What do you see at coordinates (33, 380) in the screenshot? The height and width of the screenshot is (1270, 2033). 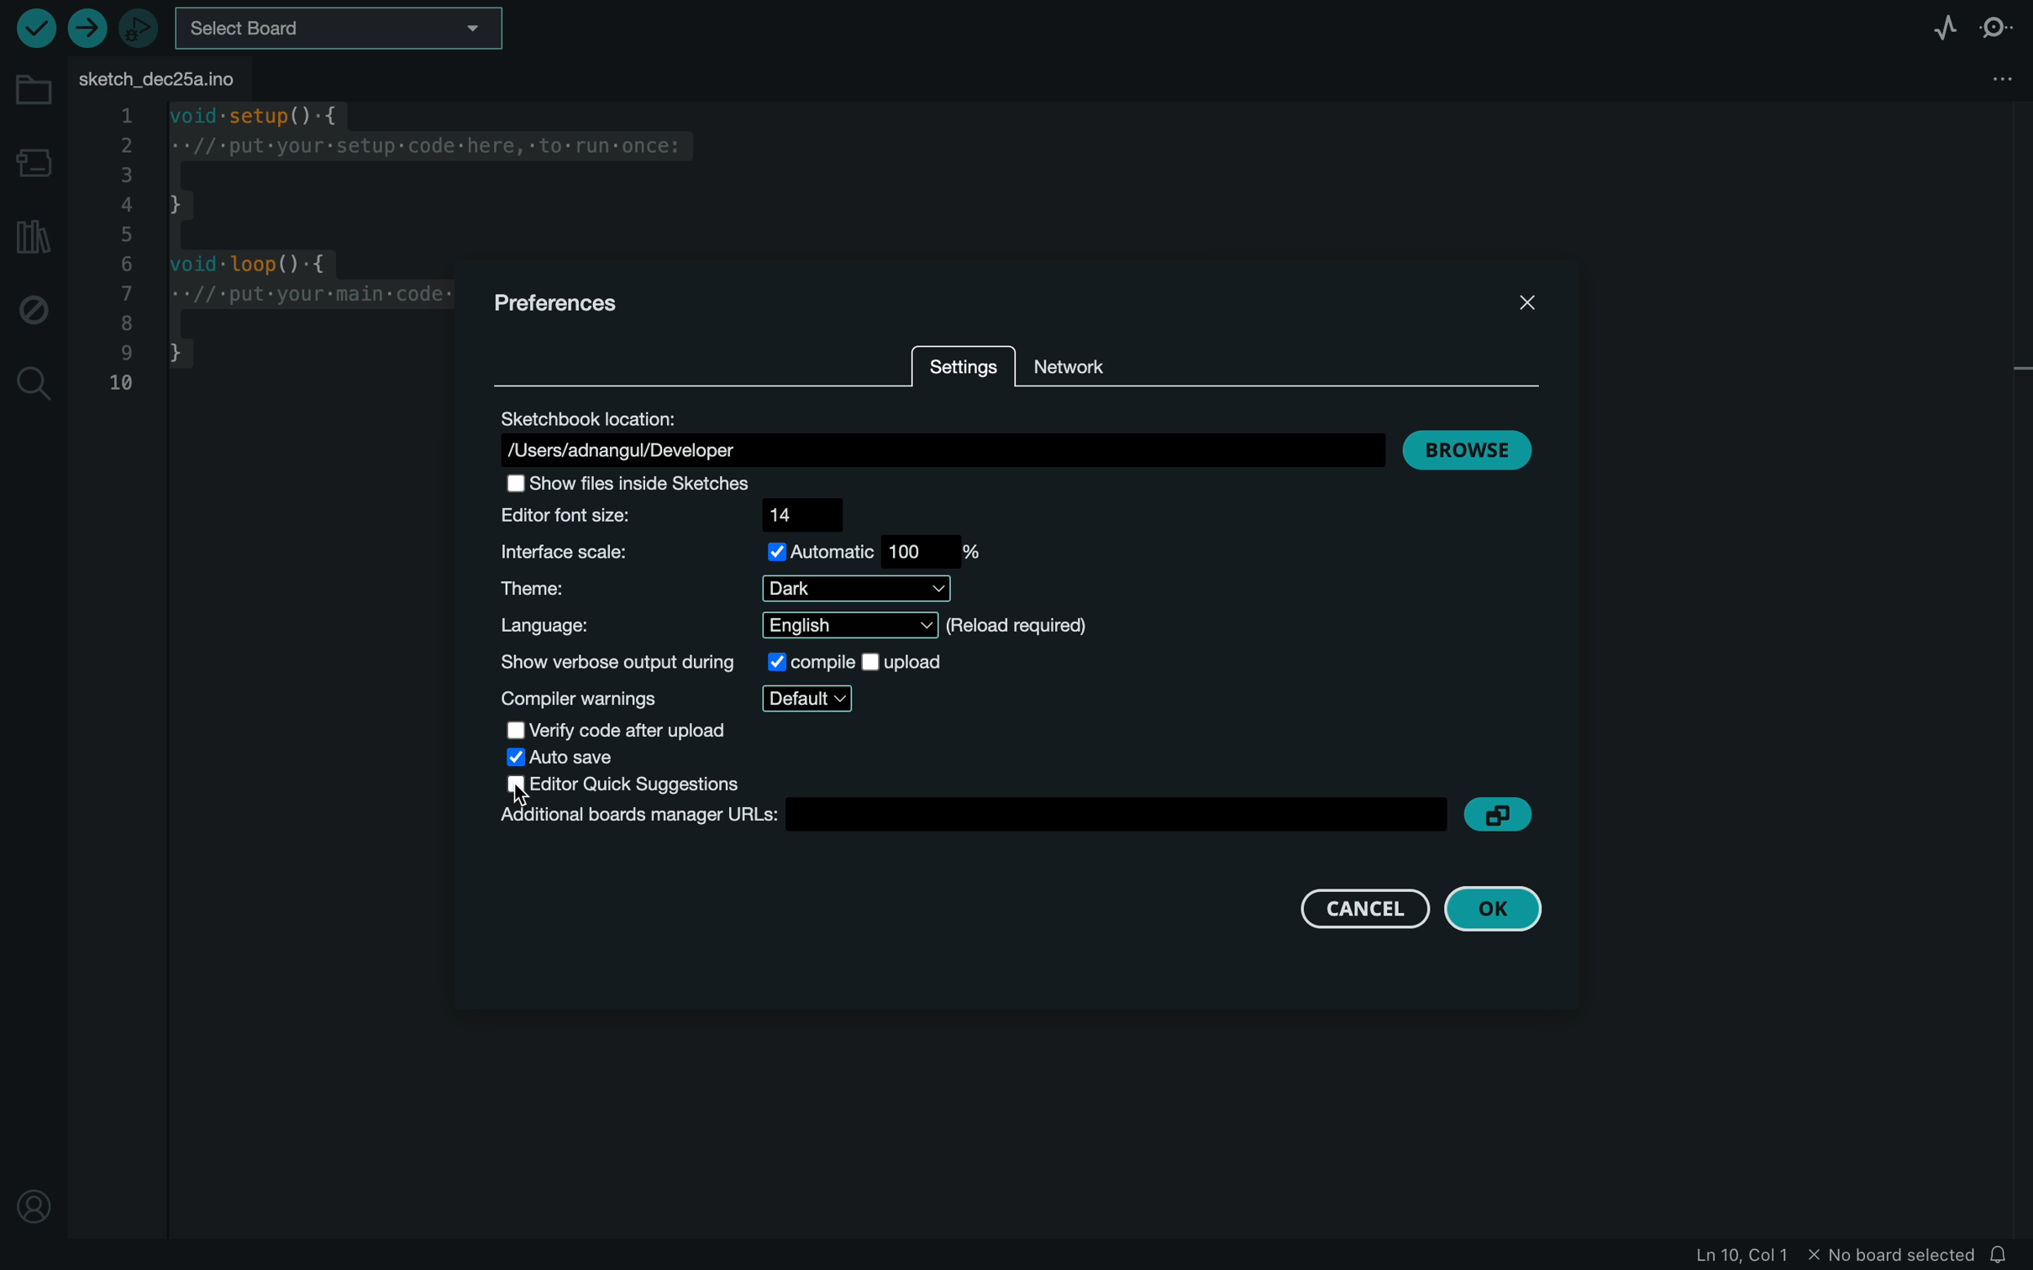 I see `search` at bounding box center [33, 380].